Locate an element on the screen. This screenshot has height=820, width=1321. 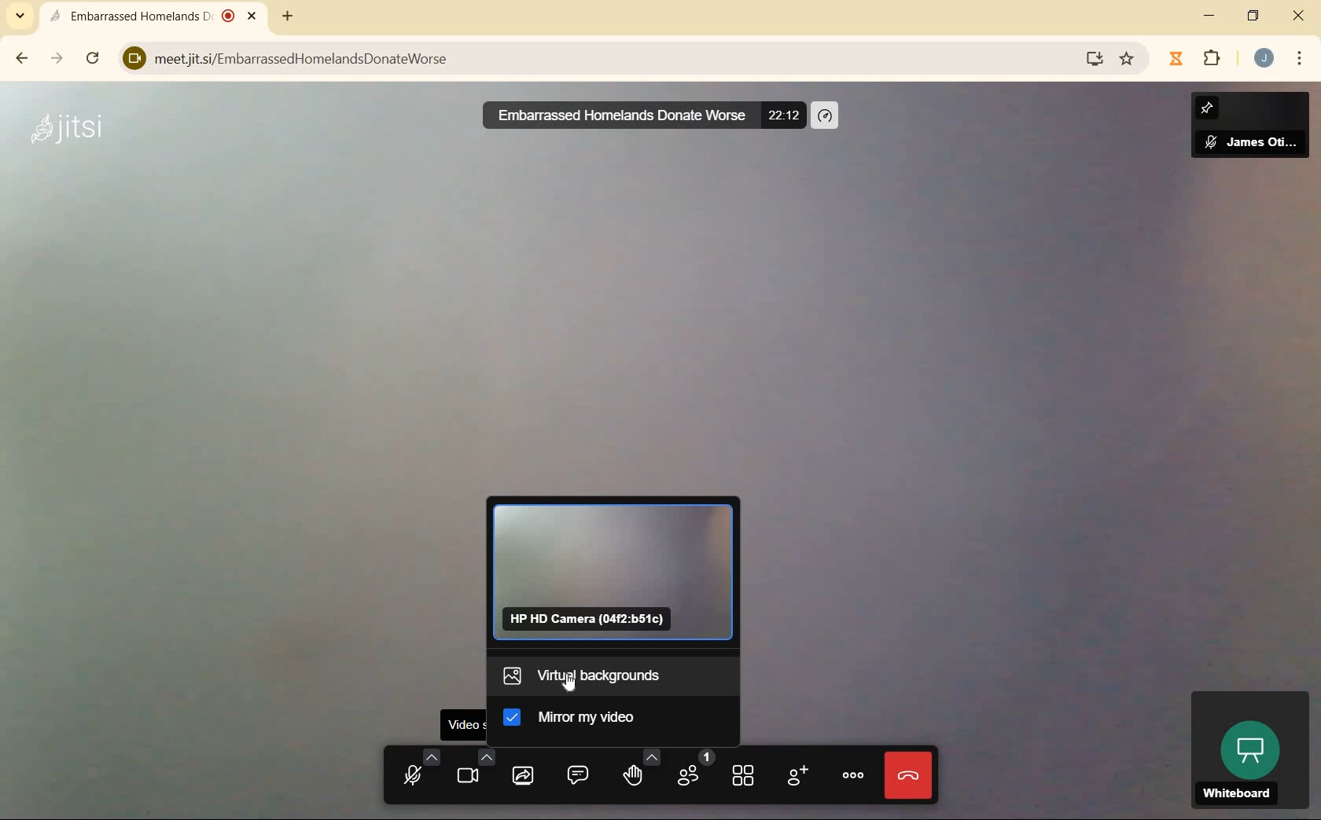
reload is located at coordinates (94, 59).